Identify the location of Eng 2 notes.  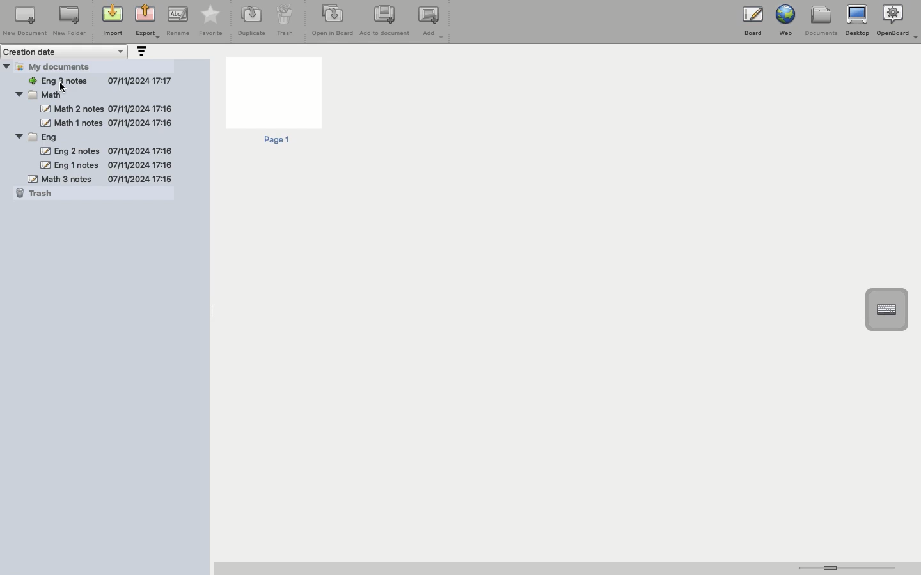
(104, 150).